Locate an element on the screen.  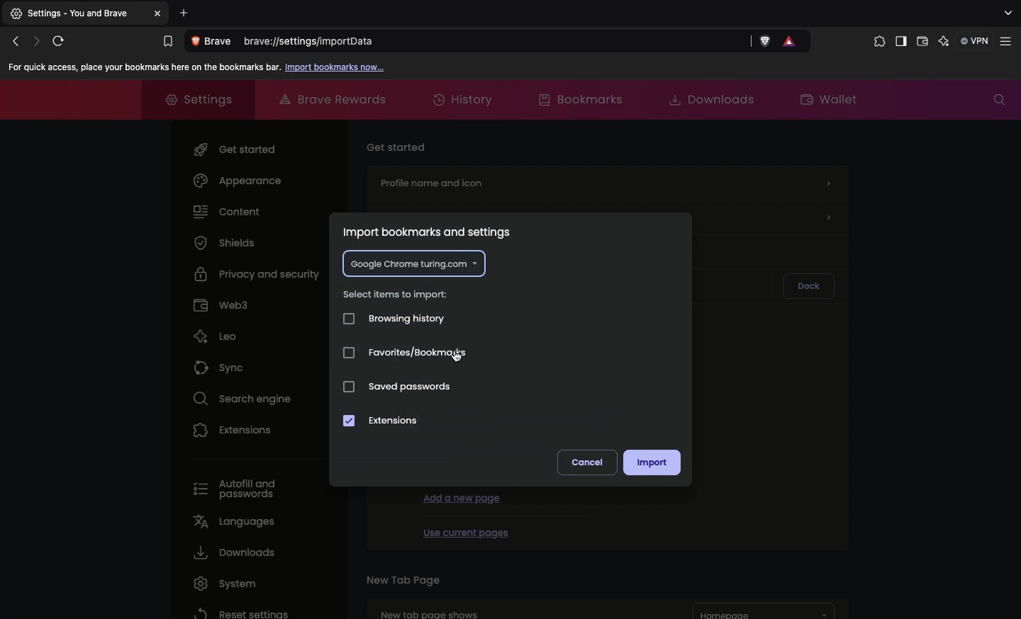
Downloads is located at coordinates (232, 552).